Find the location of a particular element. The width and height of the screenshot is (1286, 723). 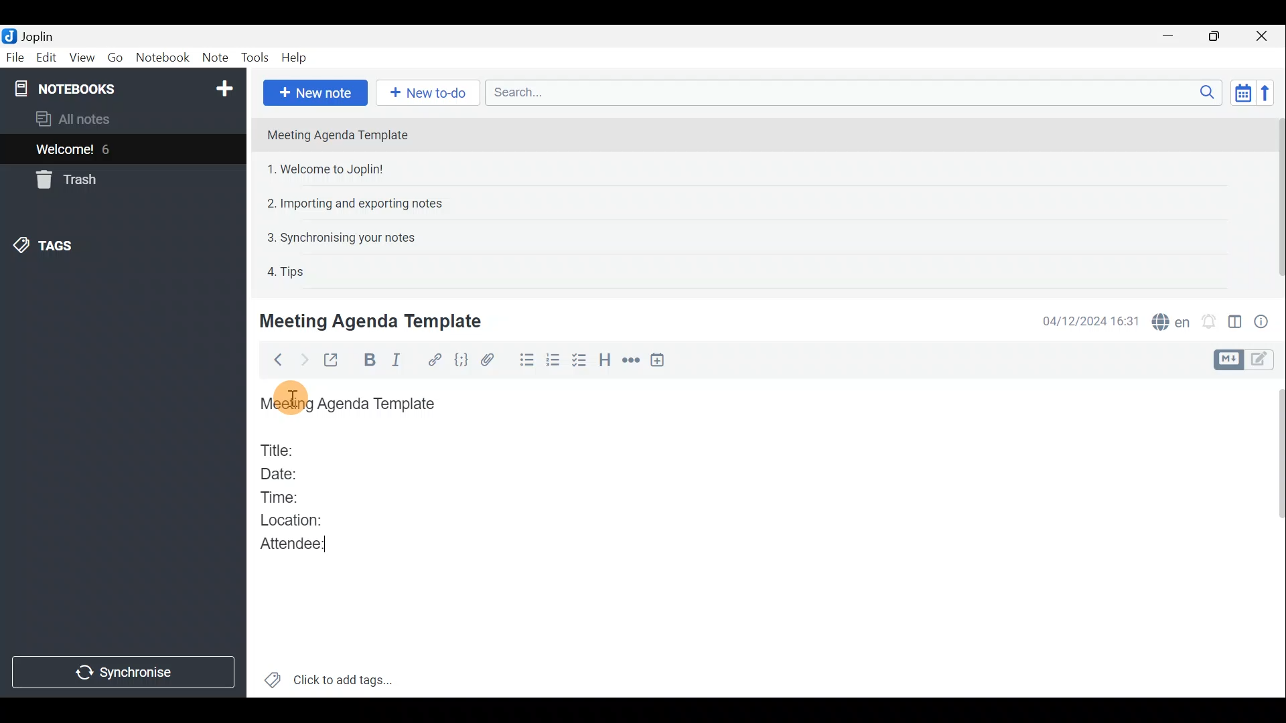

Meeting Agenda Template is located at coordinates (373, 321).